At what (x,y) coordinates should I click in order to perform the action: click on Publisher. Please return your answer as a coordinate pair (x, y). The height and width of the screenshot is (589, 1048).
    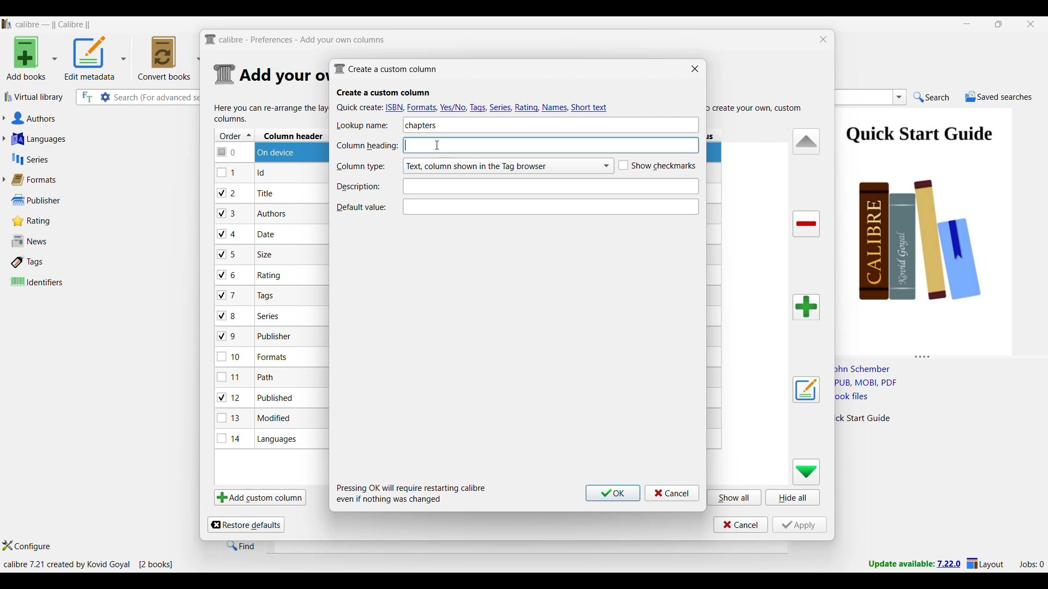
    Looking at the image, I should click on (49, 200).